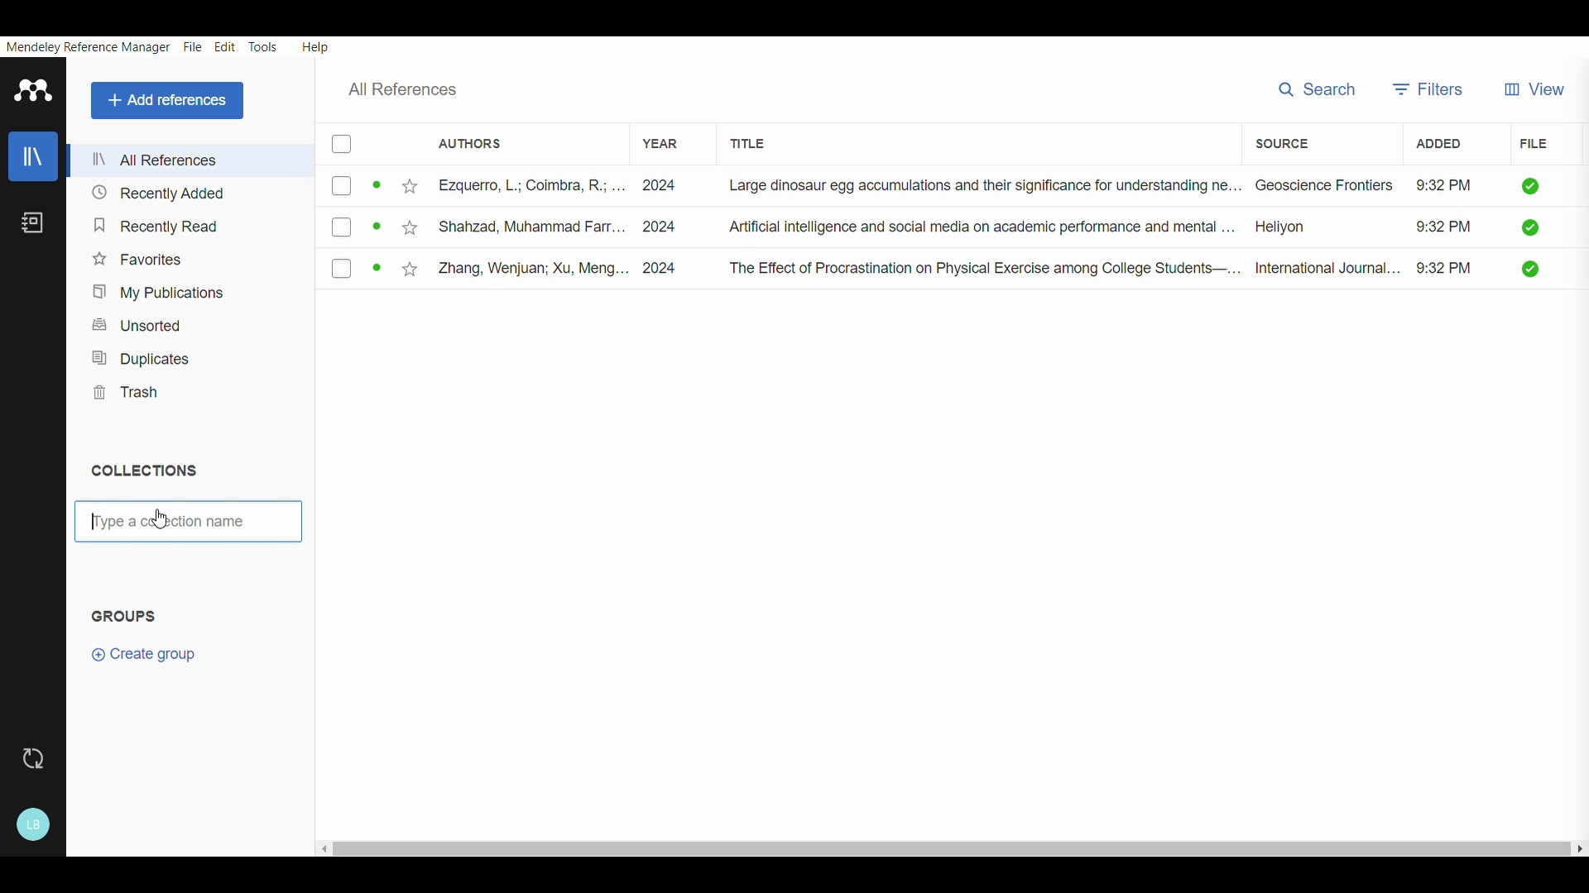 This screenshot has height=893, width=1589. What do you see at coordinates (1129, 230) in the screenshot?
I see `Artificial intelligence and social media on academic performance and mental ...  Heliyon 9:32 PM Q` at bounding box center [1129, 230].